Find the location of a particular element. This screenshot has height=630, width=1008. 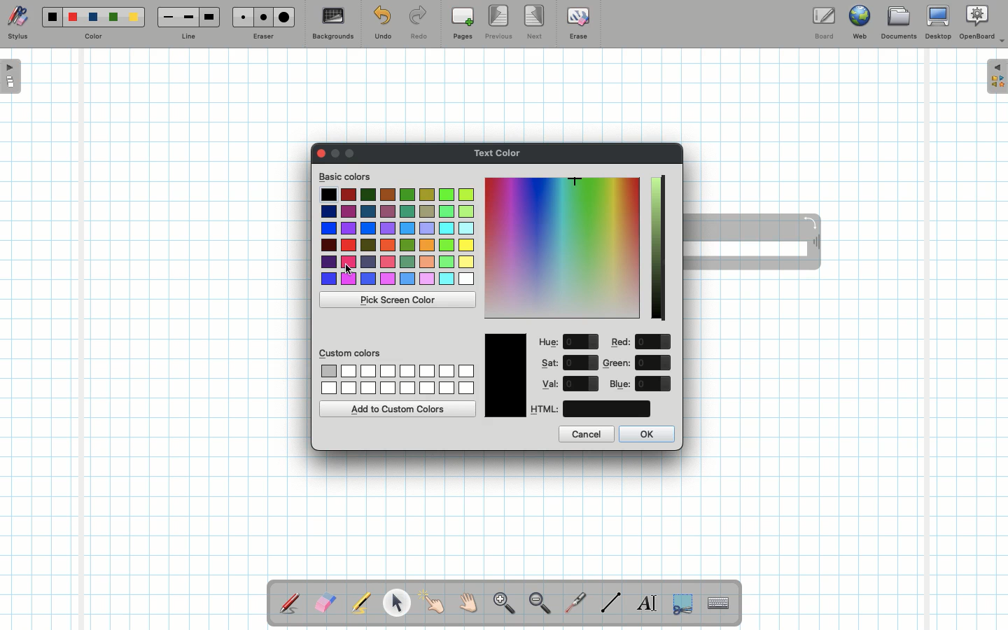

Selection is located at coordinates (681, 602).